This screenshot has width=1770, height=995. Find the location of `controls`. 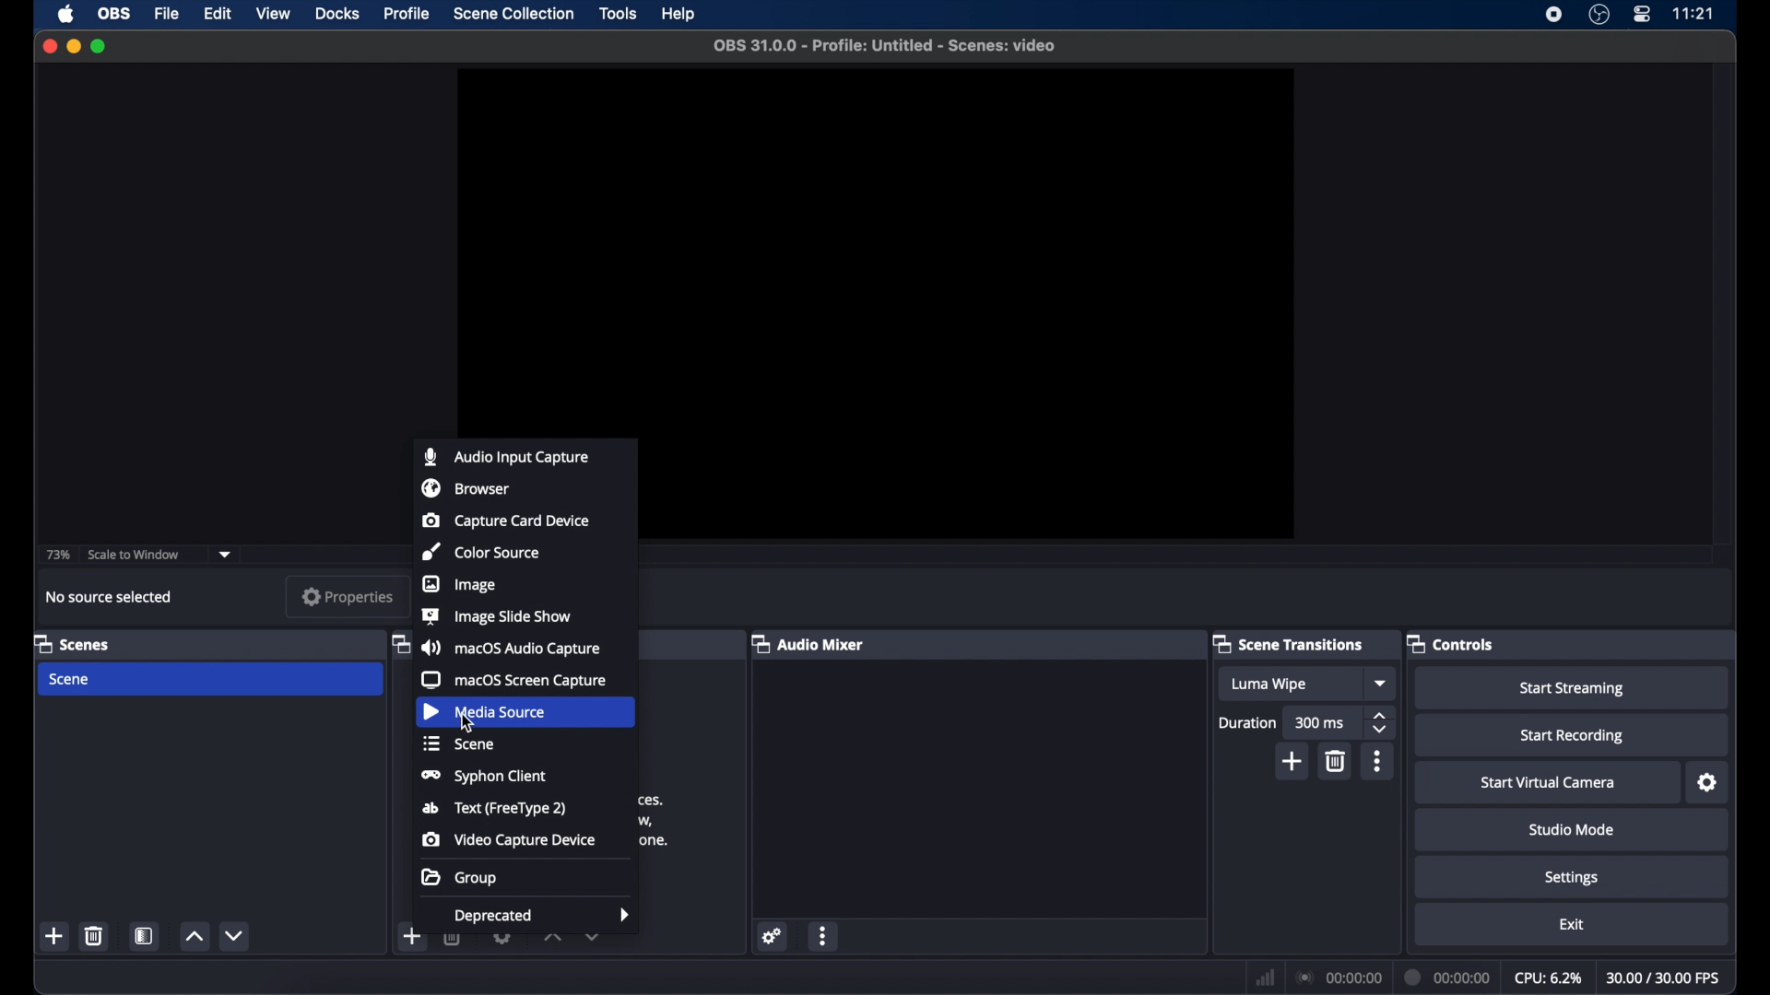

controls is located at coordinates (1451, 643).